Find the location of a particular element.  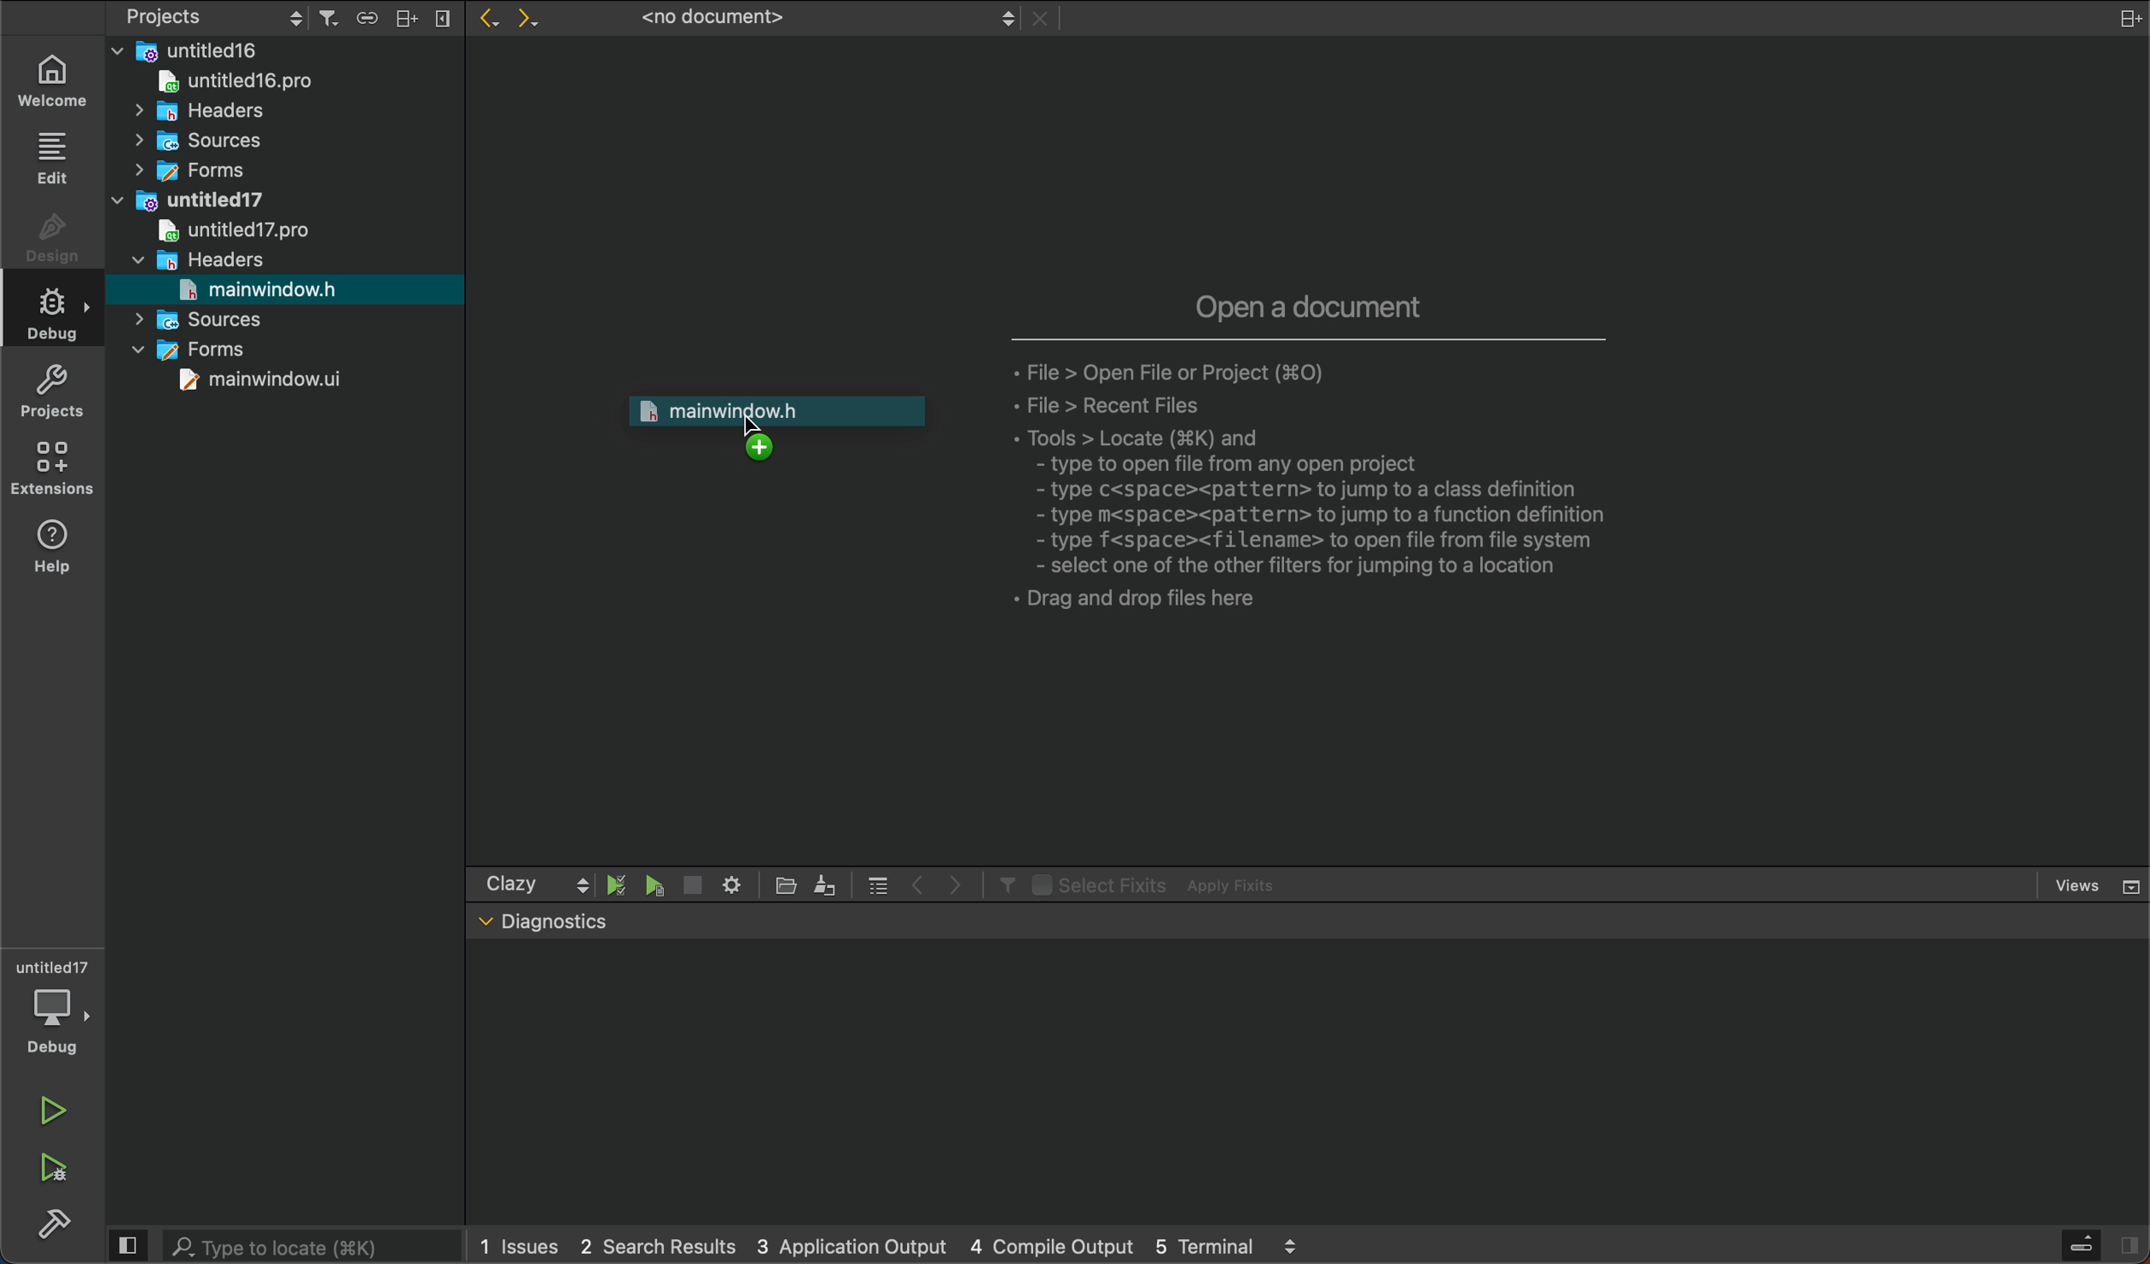

scroll is located at coordinates (582, 884).